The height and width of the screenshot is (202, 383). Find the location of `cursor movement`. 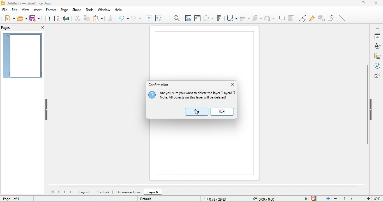

cursor movement is located at coordinates (197, 112).